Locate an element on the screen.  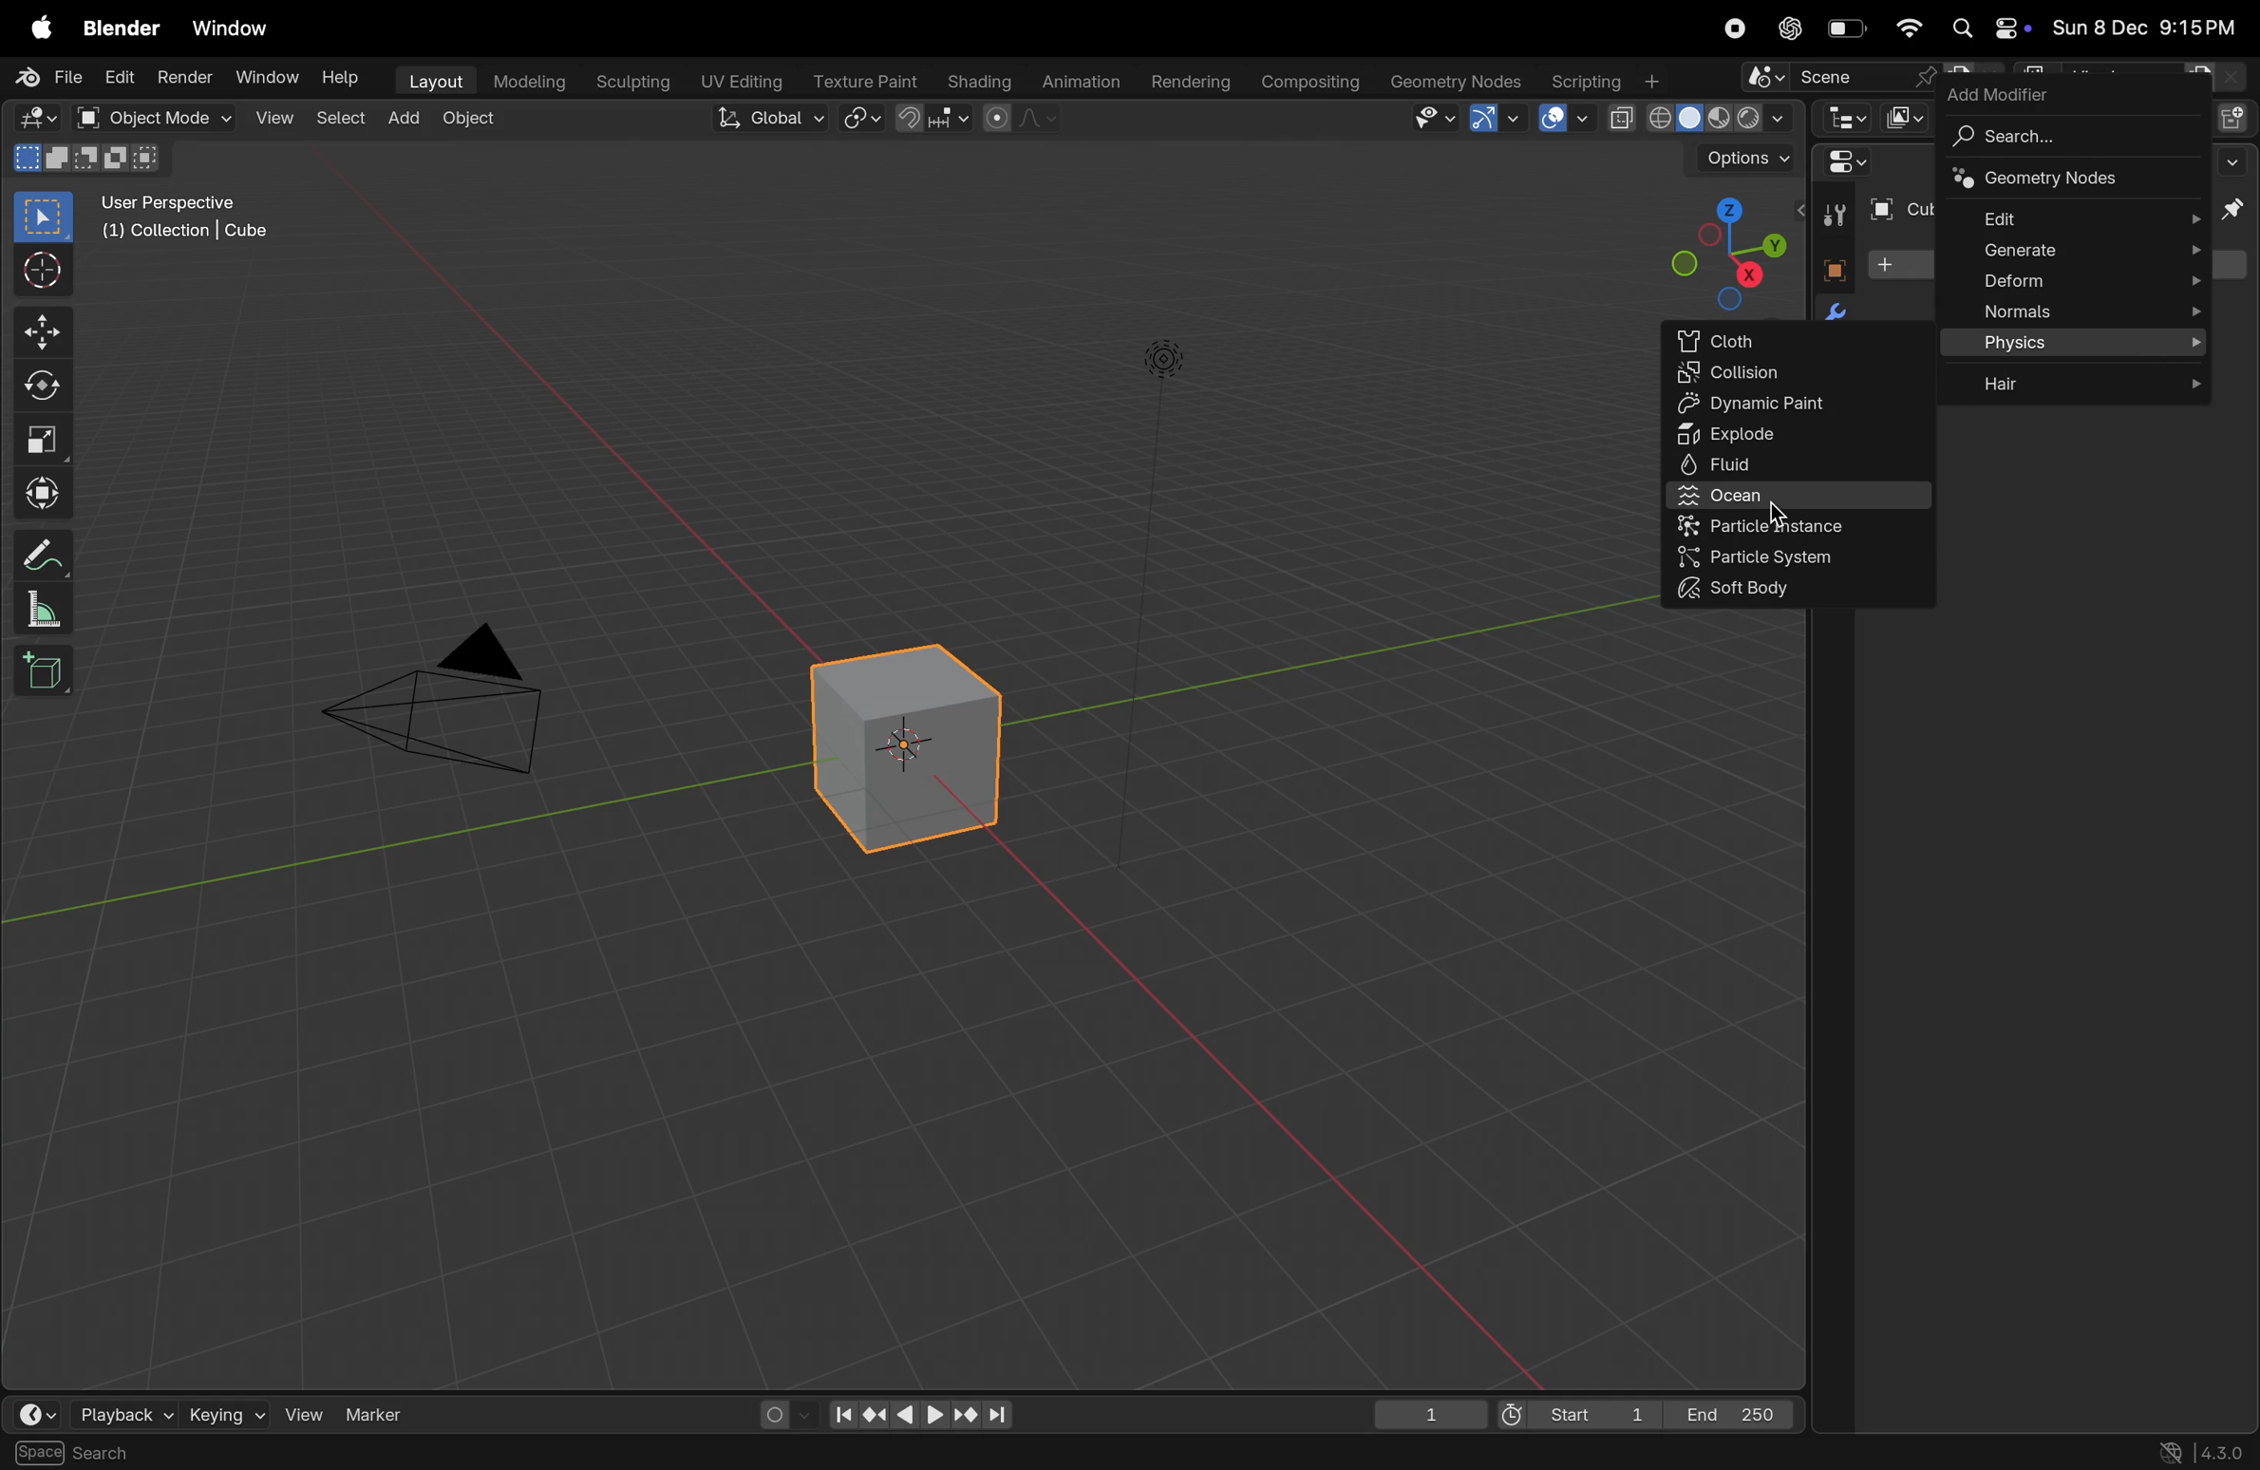
use collection cube is located at coordinates (182, 236).